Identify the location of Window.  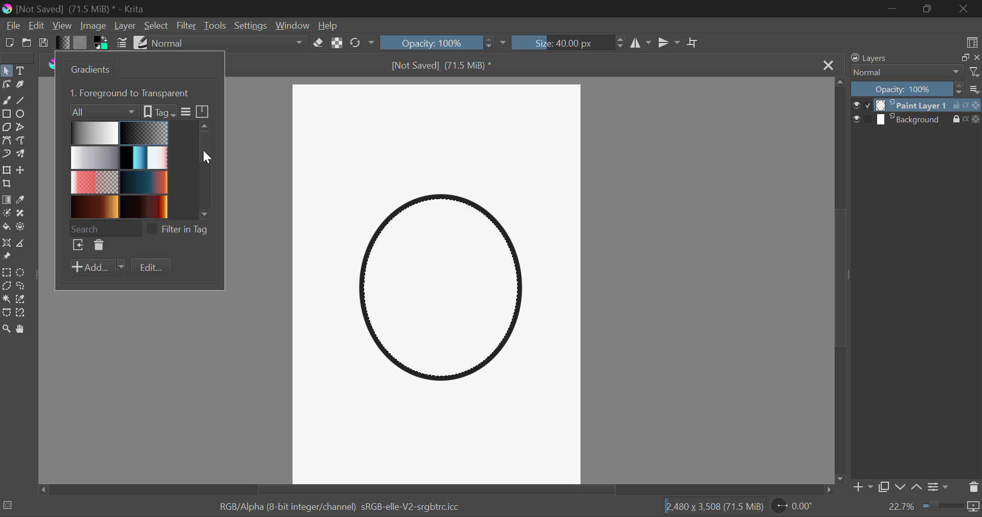
(294, 27).